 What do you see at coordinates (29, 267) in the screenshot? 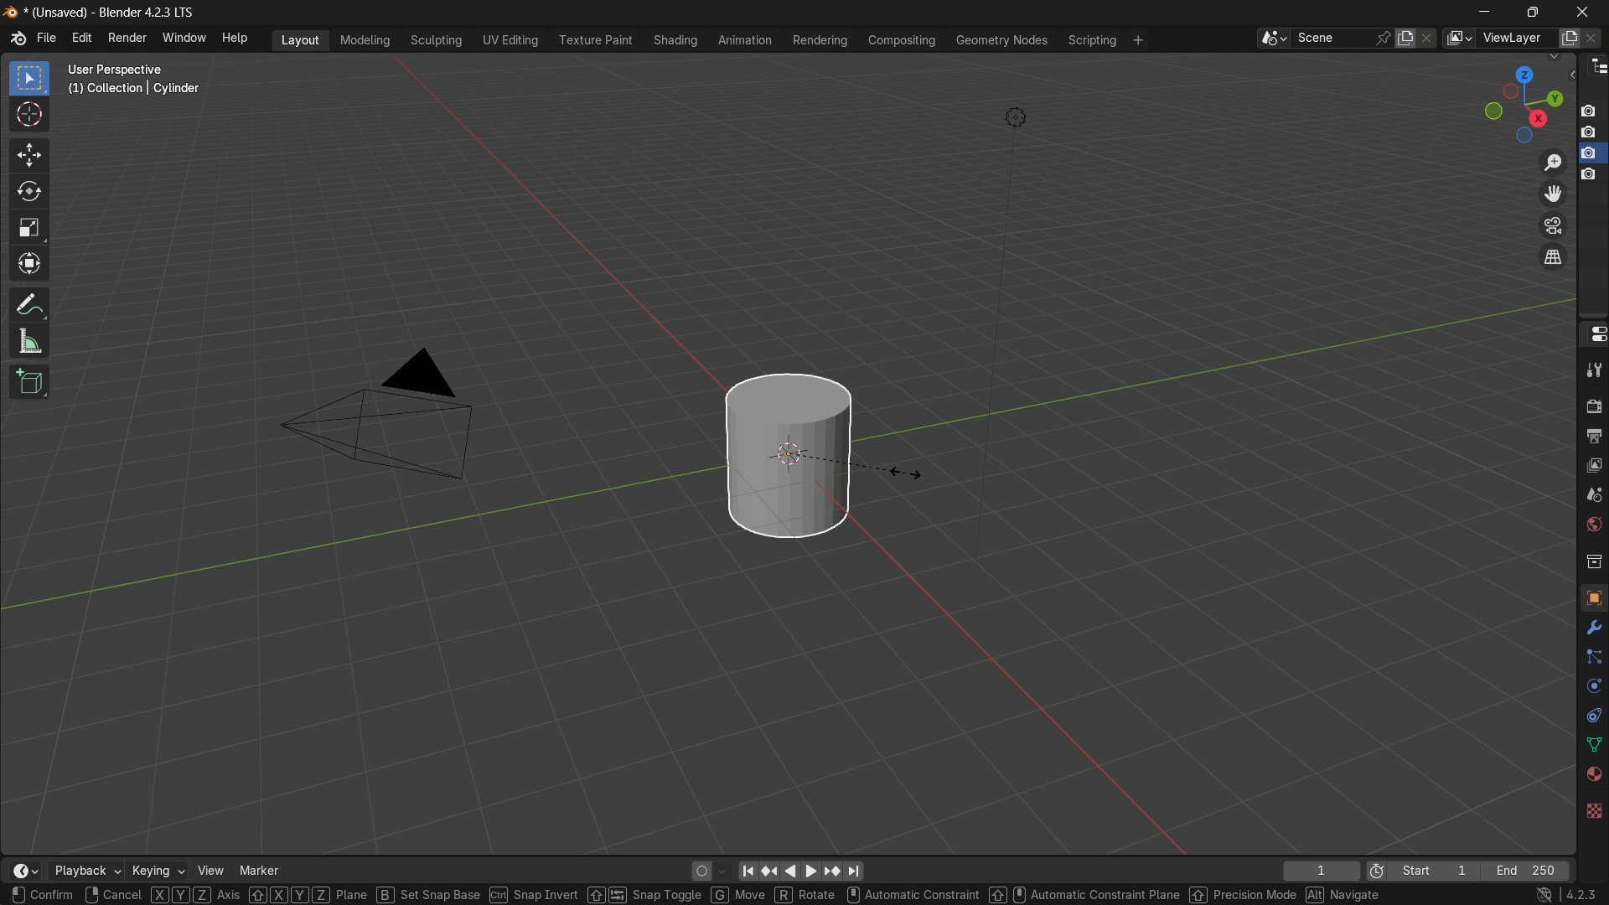
I see `transform` at bounding box center [29, 267].